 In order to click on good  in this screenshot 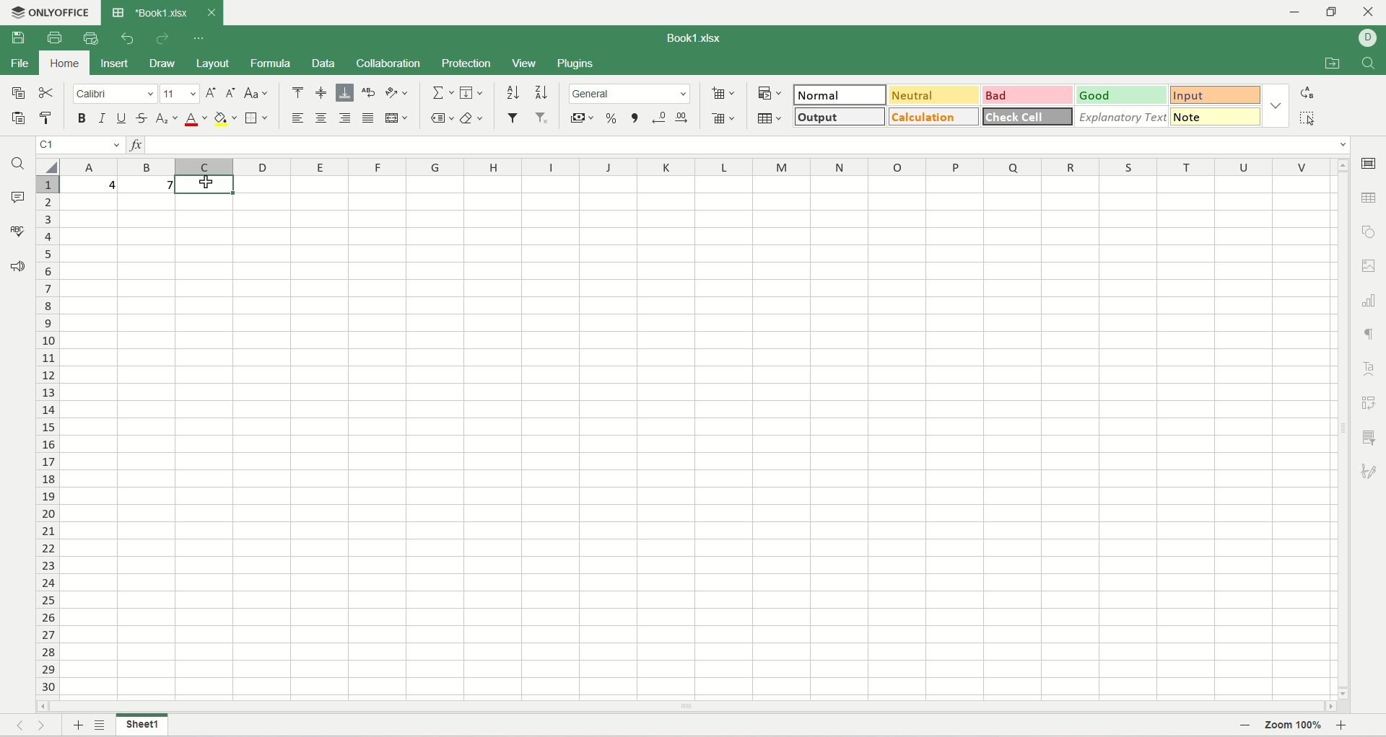, I will do `click(1123, 95)`.